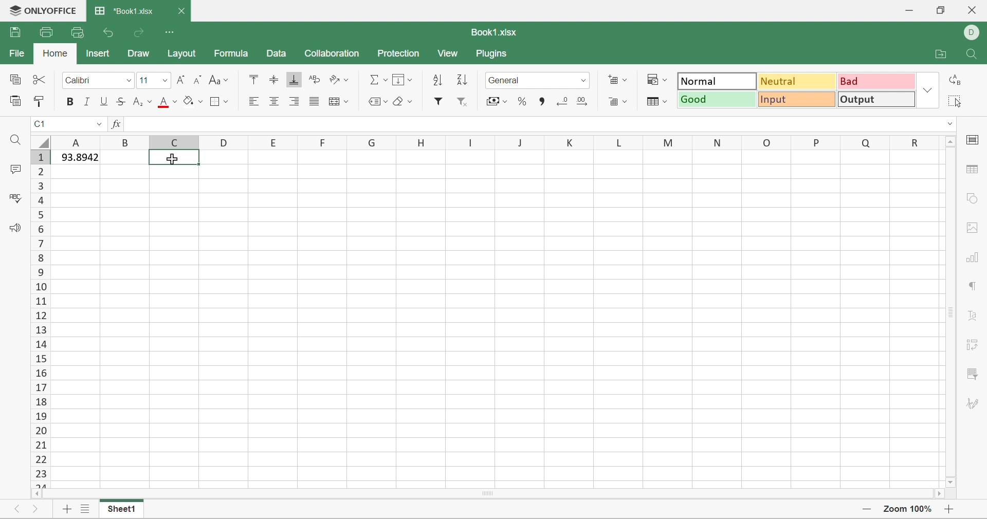 The width and height of the screenshot is (987, 519). What do you see at coordinates (948, 124) in the screenshot?
I see `Drop Down` at bounding box center [948, 124].